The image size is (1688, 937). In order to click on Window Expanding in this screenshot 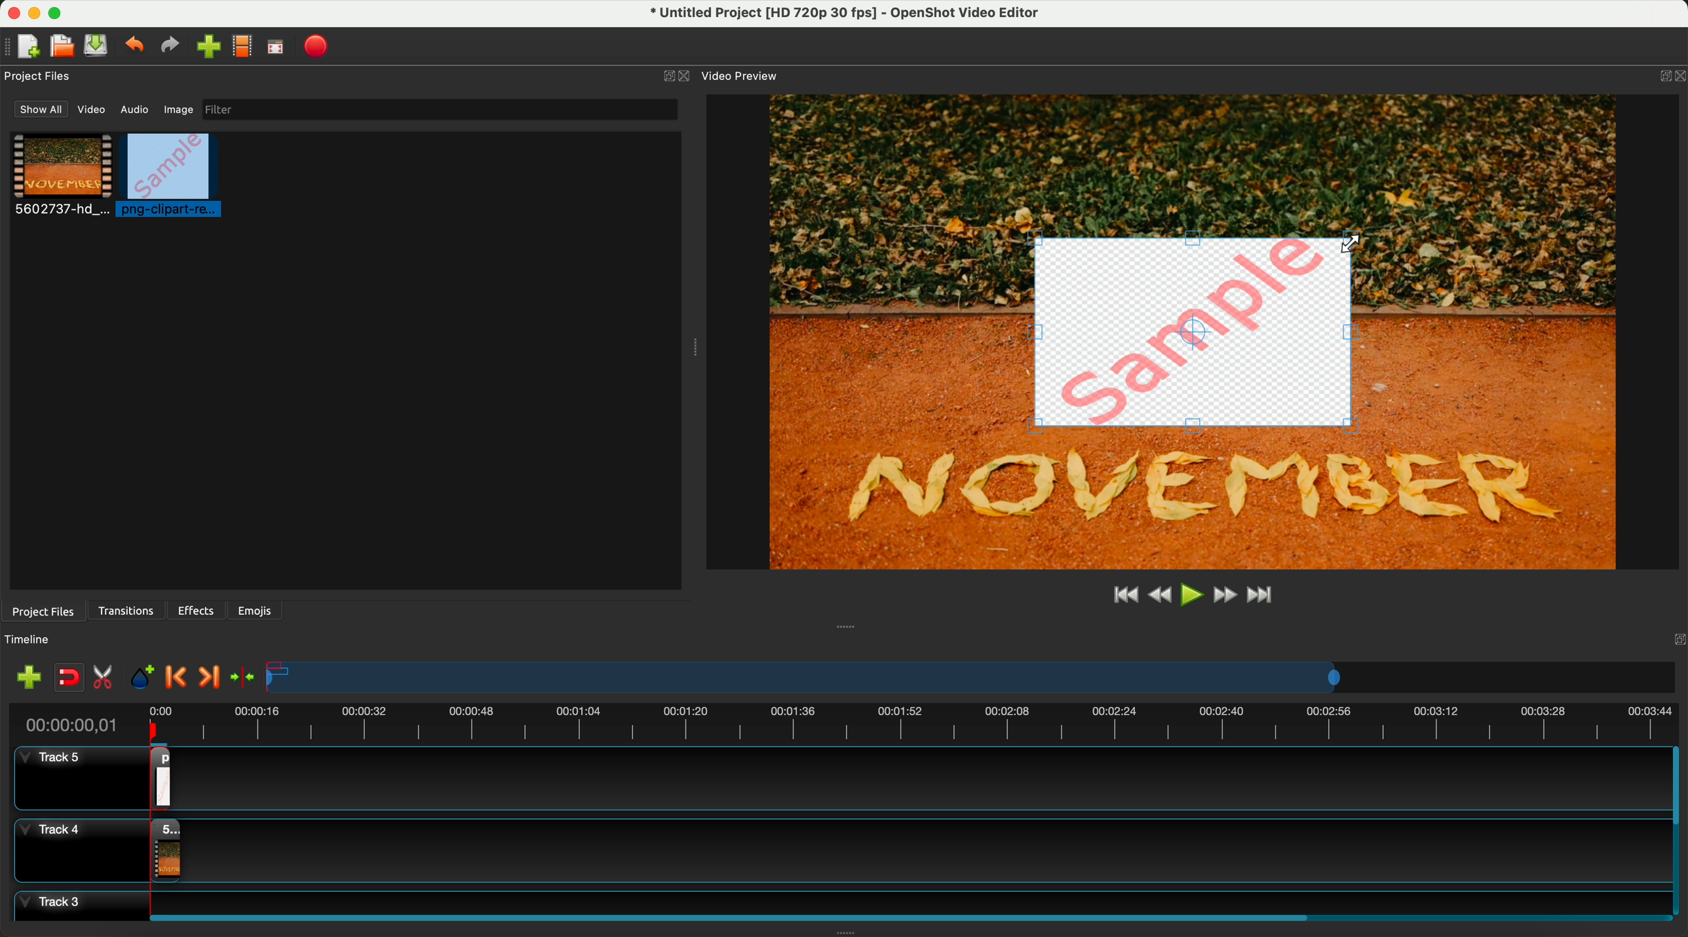, I will do `click(847, 626)`.